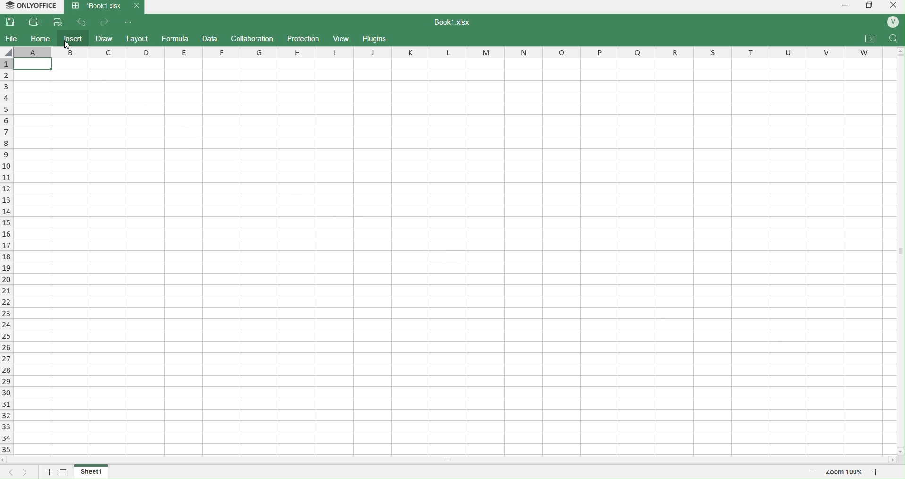  I want to click on collaboration, so click(254, 38).